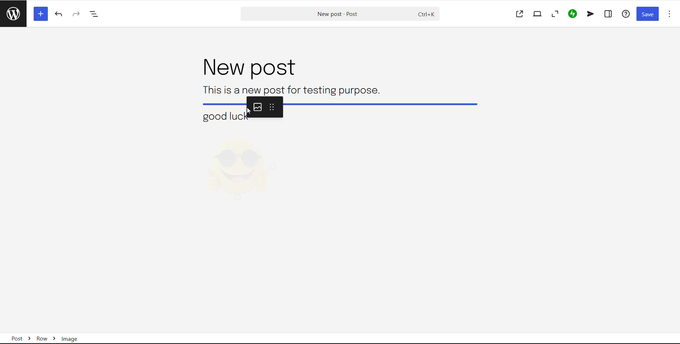  Describe the element at coordinates (340, 14) in the screenshot. I see `search post and commands` at that location.